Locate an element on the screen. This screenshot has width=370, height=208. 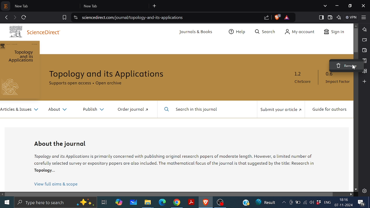
Start is located at coordinates (6, 203).